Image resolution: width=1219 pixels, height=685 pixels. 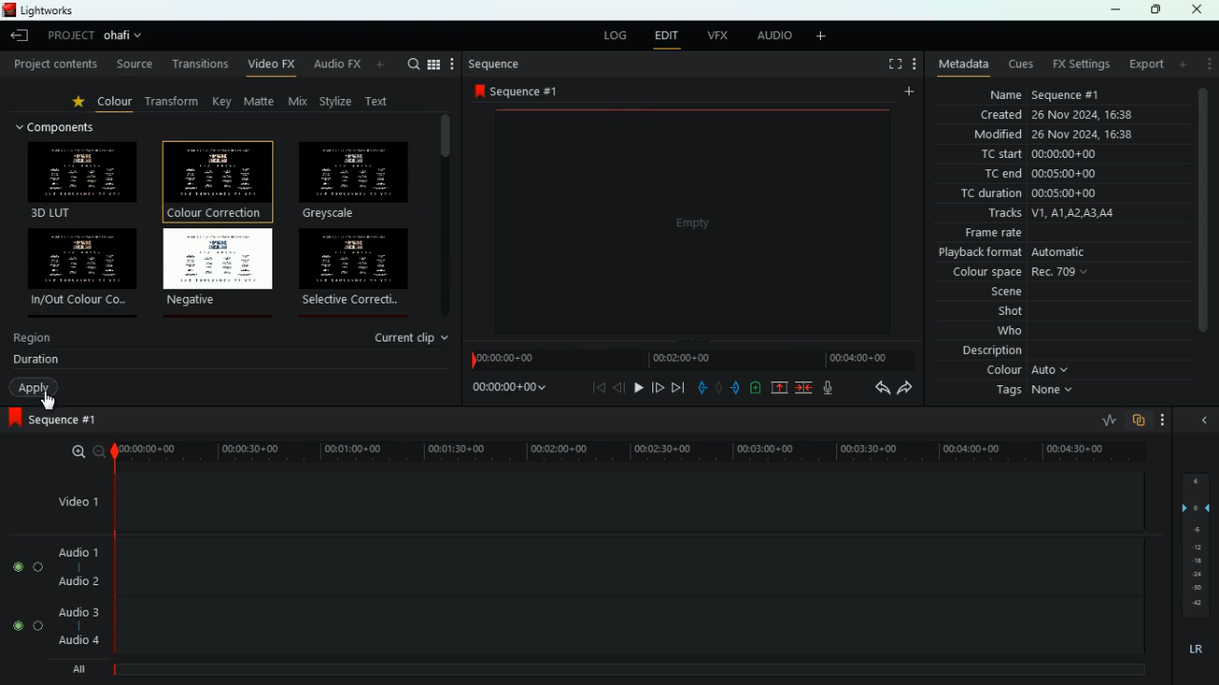 I want to click on maximize, so click(x=1154, y=10).